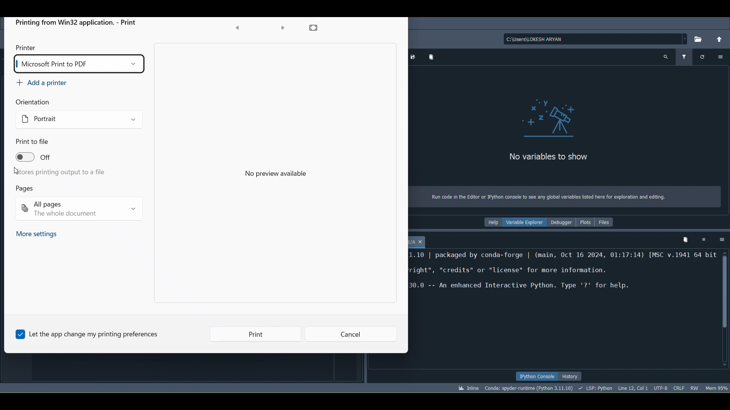 The image size is (730, 410). Describe the element at coordinates (434, 57) in the screenshot. I see `Remove all variables` at that location.